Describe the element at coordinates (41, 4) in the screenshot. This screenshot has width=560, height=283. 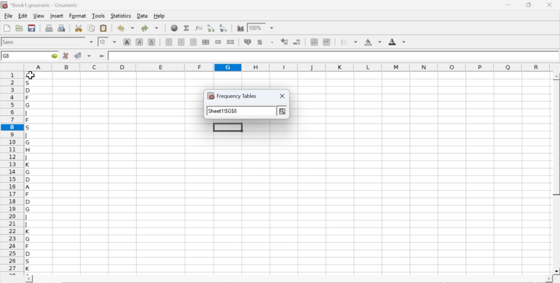
I see `application name` at that location.